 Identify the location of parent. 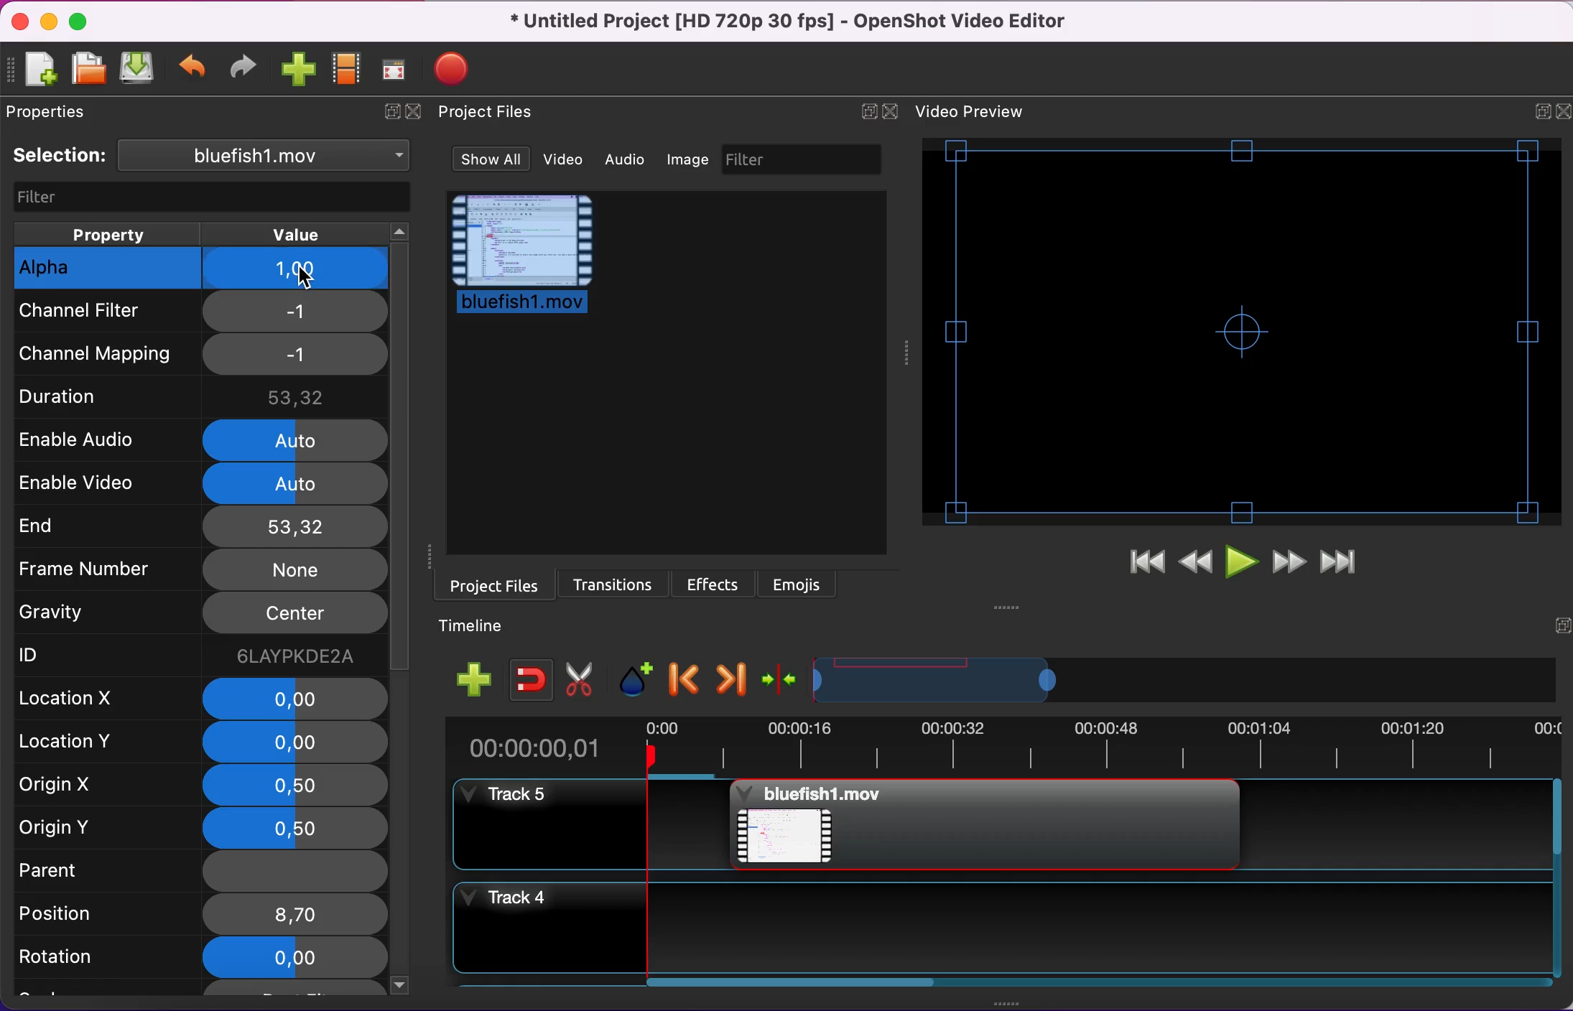
(80, 869).